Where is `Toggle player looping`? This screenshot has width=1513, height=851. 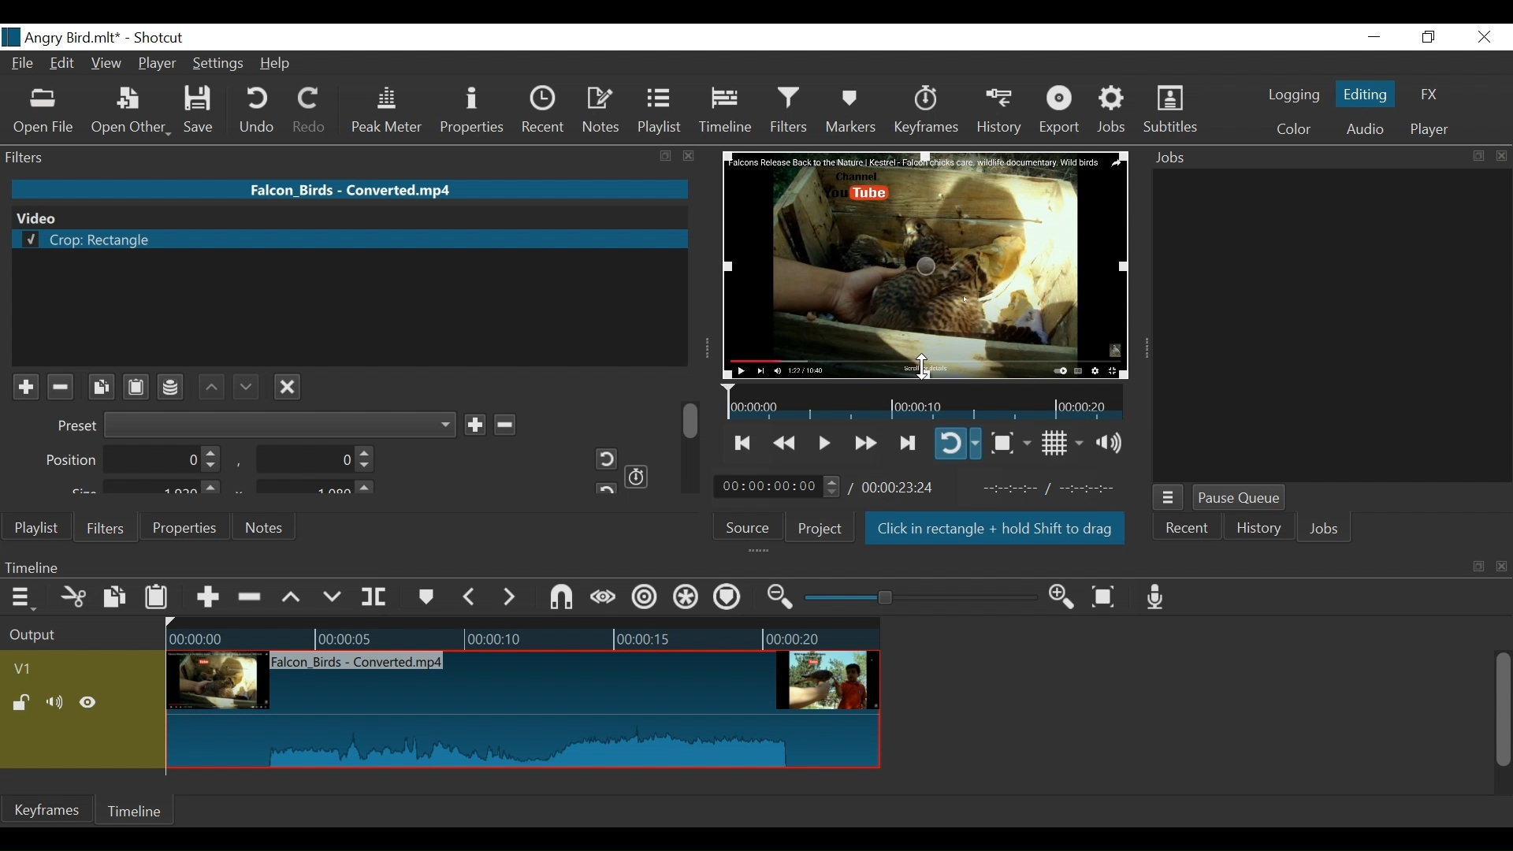 Toggle player looping is located at coordinates (957, 443).